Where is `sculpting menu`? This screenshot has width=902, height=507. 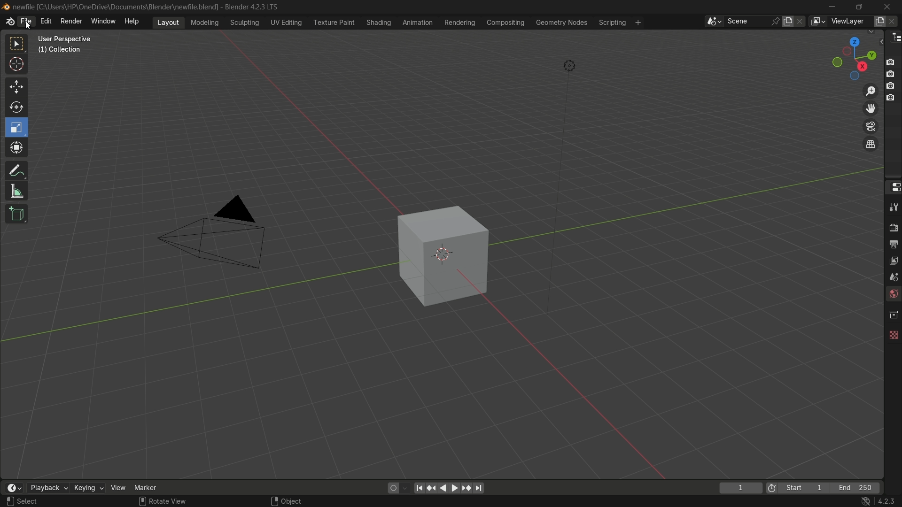 sculpting menu is located at coordinates (242, 23).